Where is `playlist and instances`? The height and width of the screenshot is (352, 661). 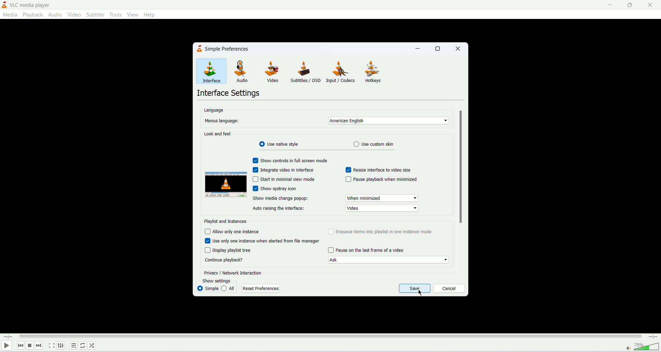 playlist and instances is located at coordinates (226, 221).